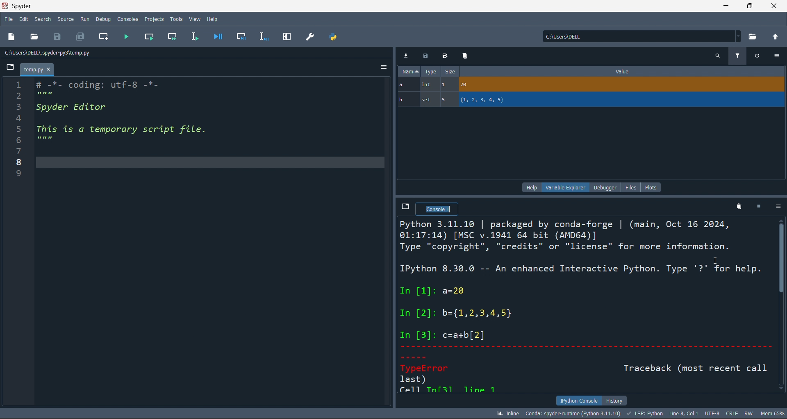  I want to click on debug line, so click(262, 36).